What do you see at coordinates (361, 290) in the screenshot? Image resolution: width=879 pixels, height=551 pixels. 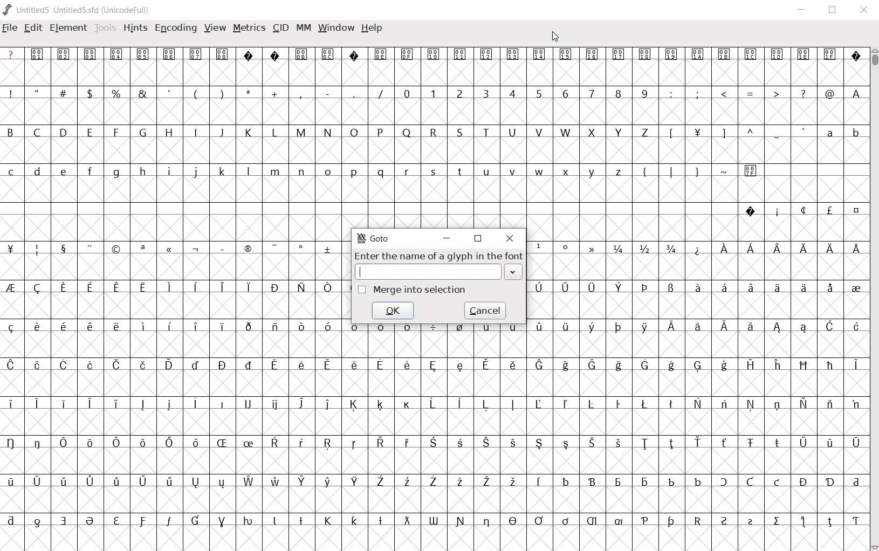 I see `check box` at bounding box center [361, 290].